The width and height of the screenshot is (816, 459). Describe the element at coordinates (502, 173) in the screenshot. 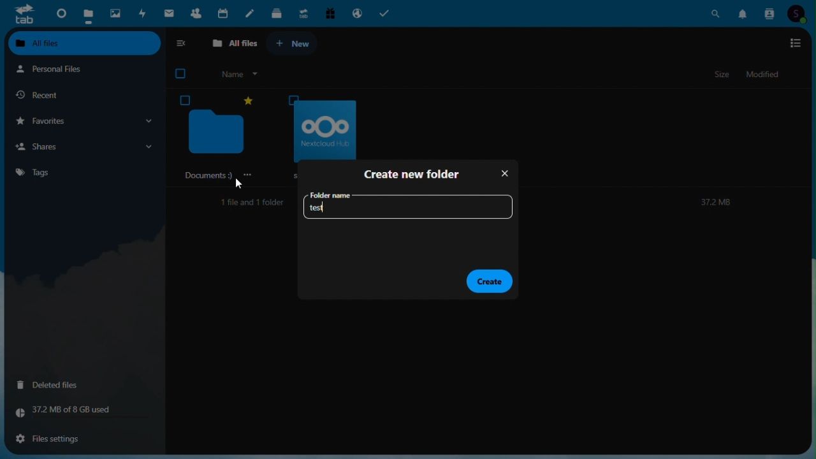

I see `Close` at that location.